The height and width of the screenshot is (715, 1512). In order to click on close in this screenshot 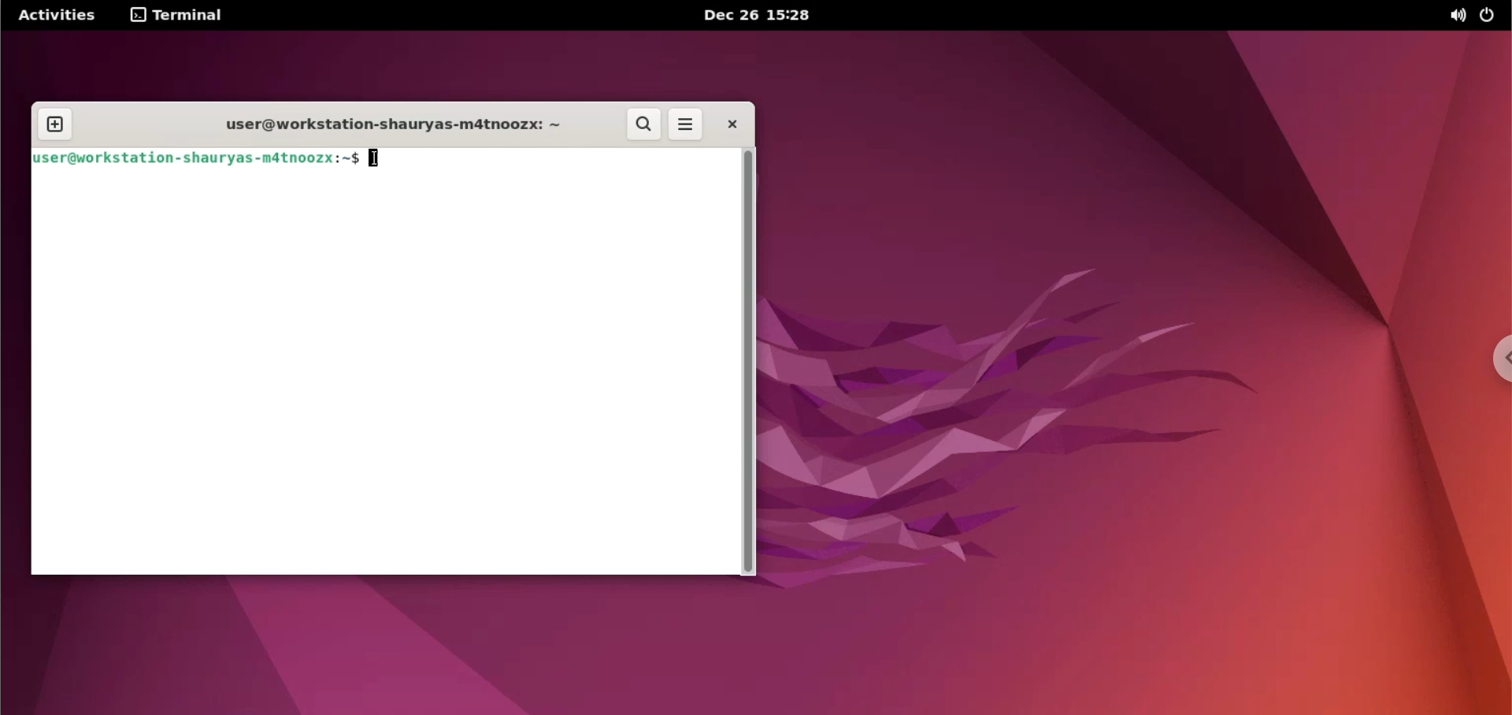, I will do `click(736, 123)`.